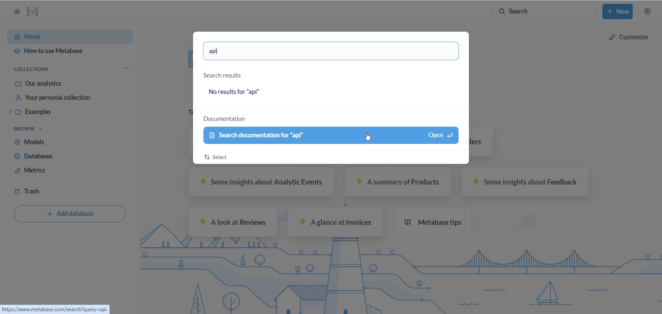 The height and width of the screenshot is (314, 662). I want to click on add database, so click(71, 216).